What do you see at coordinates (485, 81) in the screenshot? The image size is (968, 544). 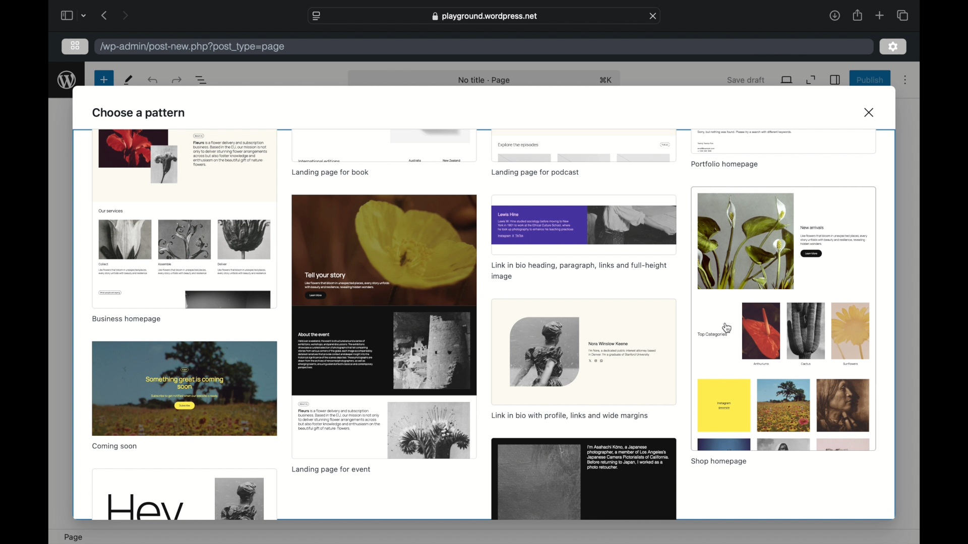 I see `nob title - page` at bounding box center [485, 81].